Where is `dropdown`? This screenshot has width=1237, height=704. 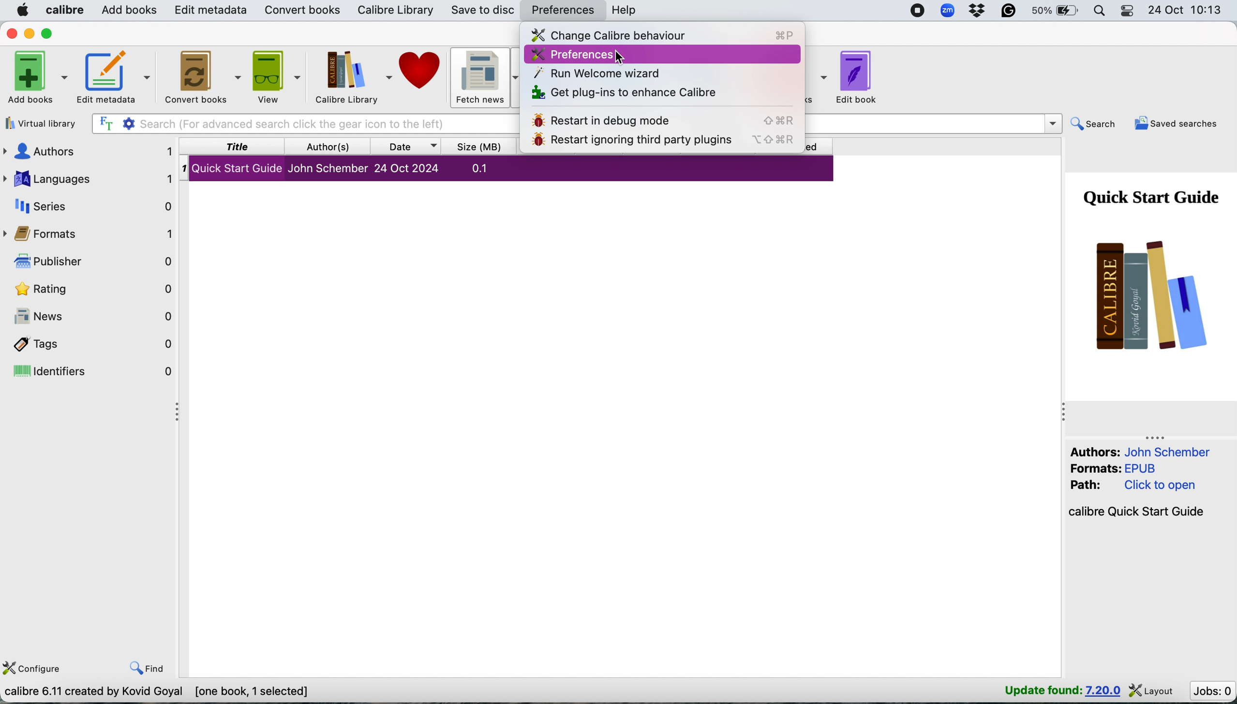 dropdown is located at coordinates (1052, 122).